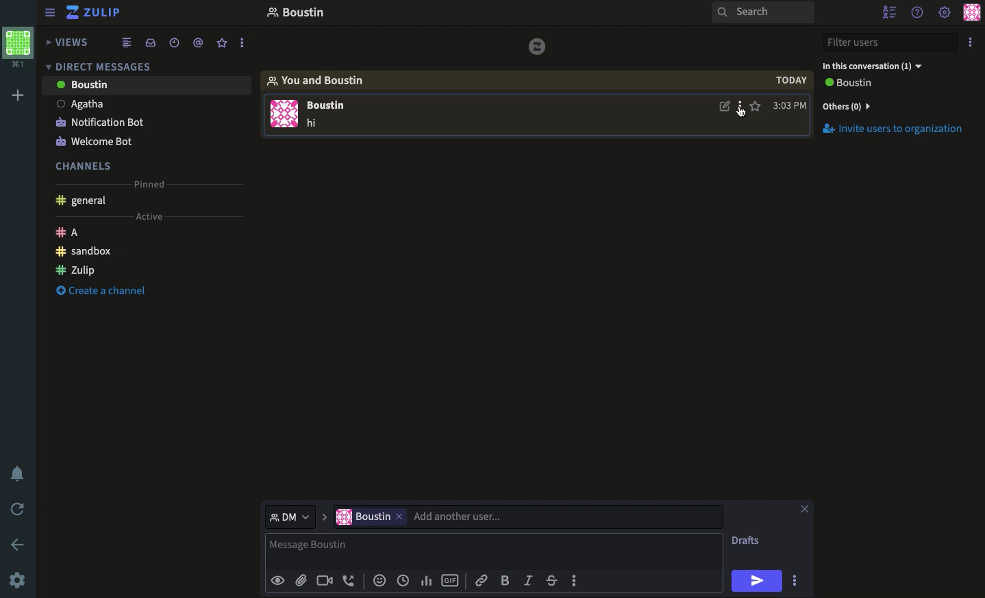 The width and height of the screenshot is (985, 598). I want to click on Notification bot, so click(100, 121).